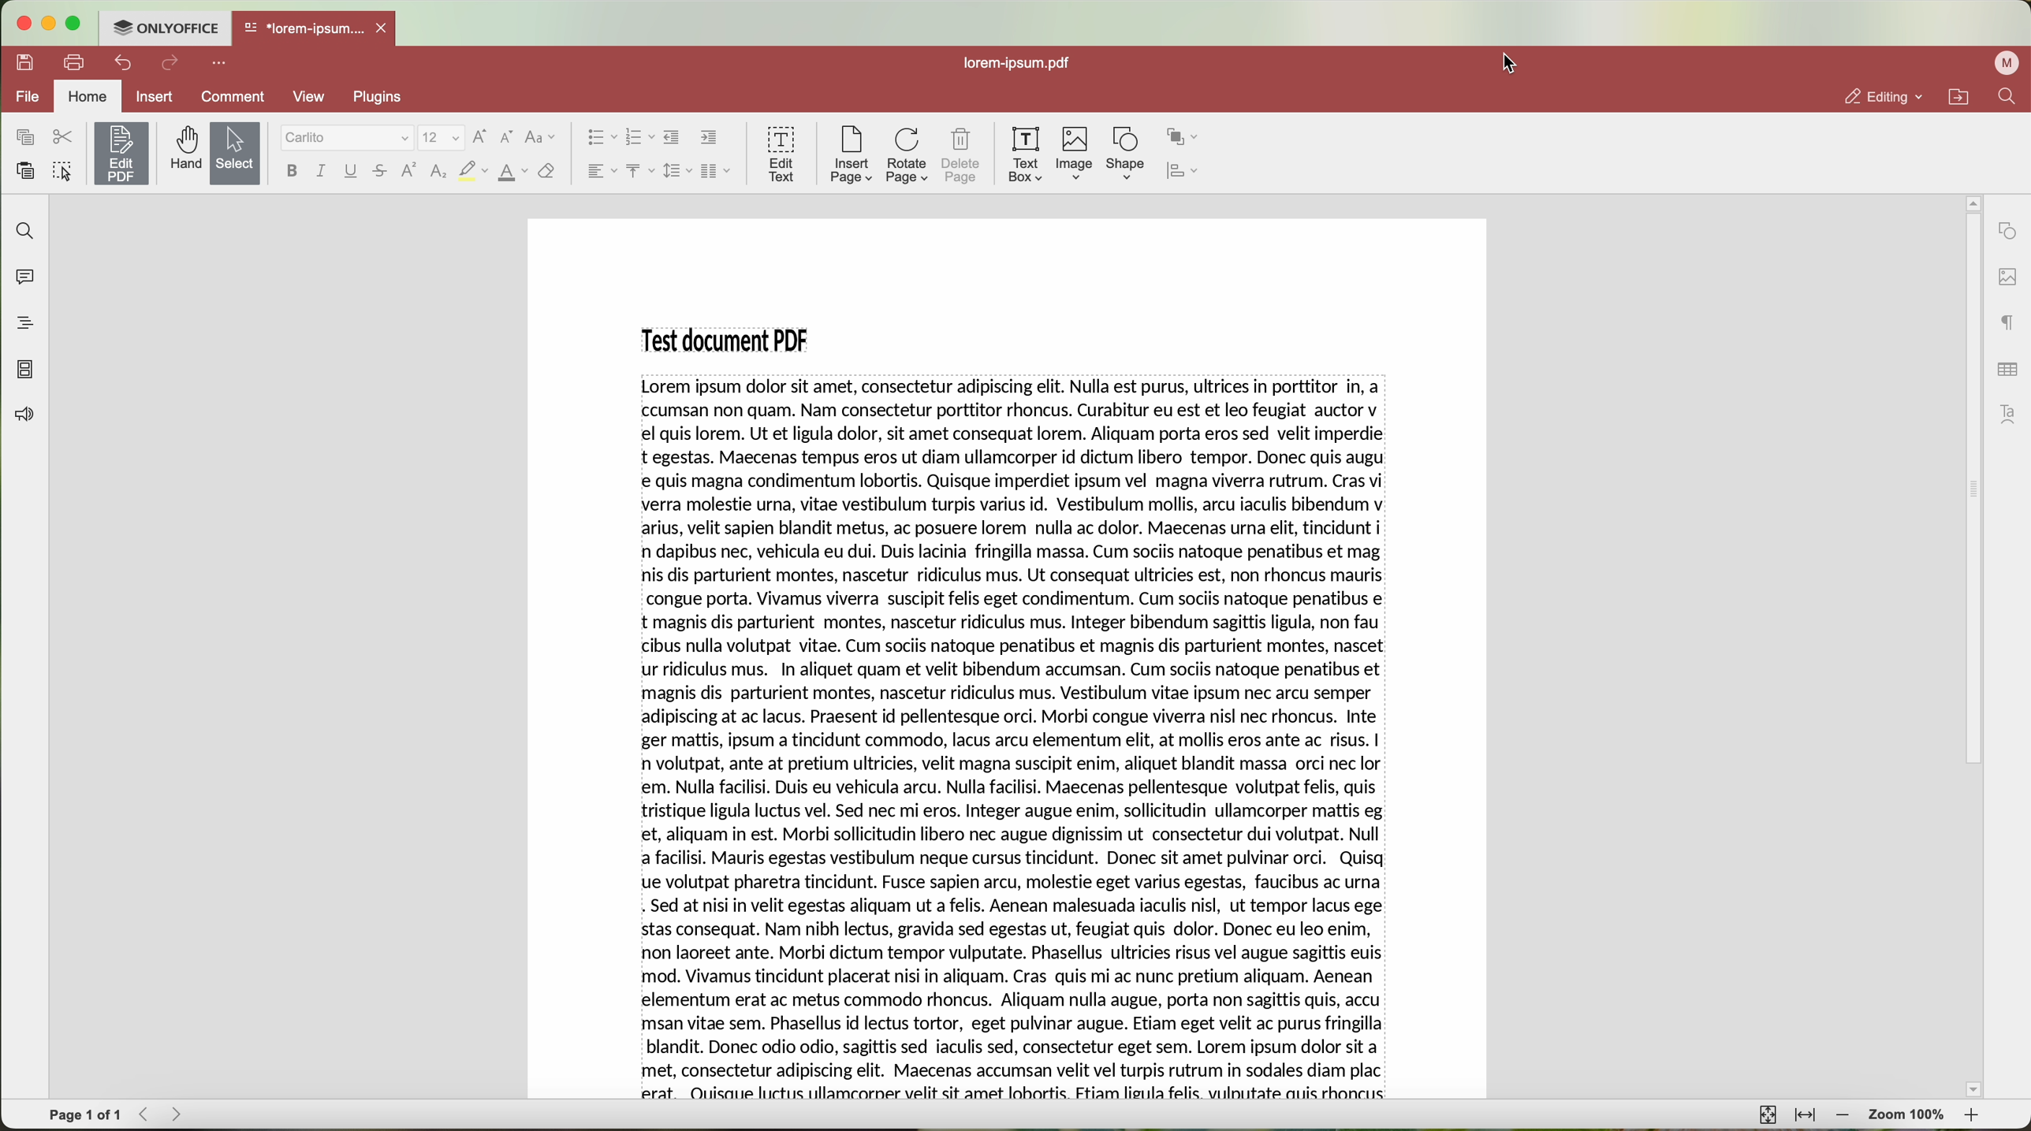  Describe the element at coordinates (73, 61) in the screenshot. I see `print` at that location.